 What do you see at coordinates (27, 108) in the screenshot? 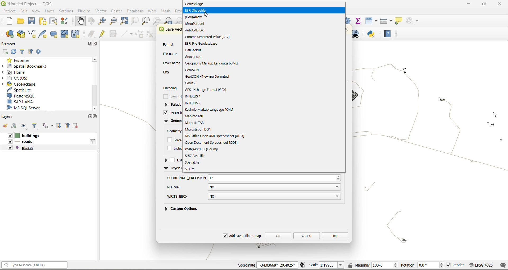
I see `ms sql server` at bounding box center [27, 108].